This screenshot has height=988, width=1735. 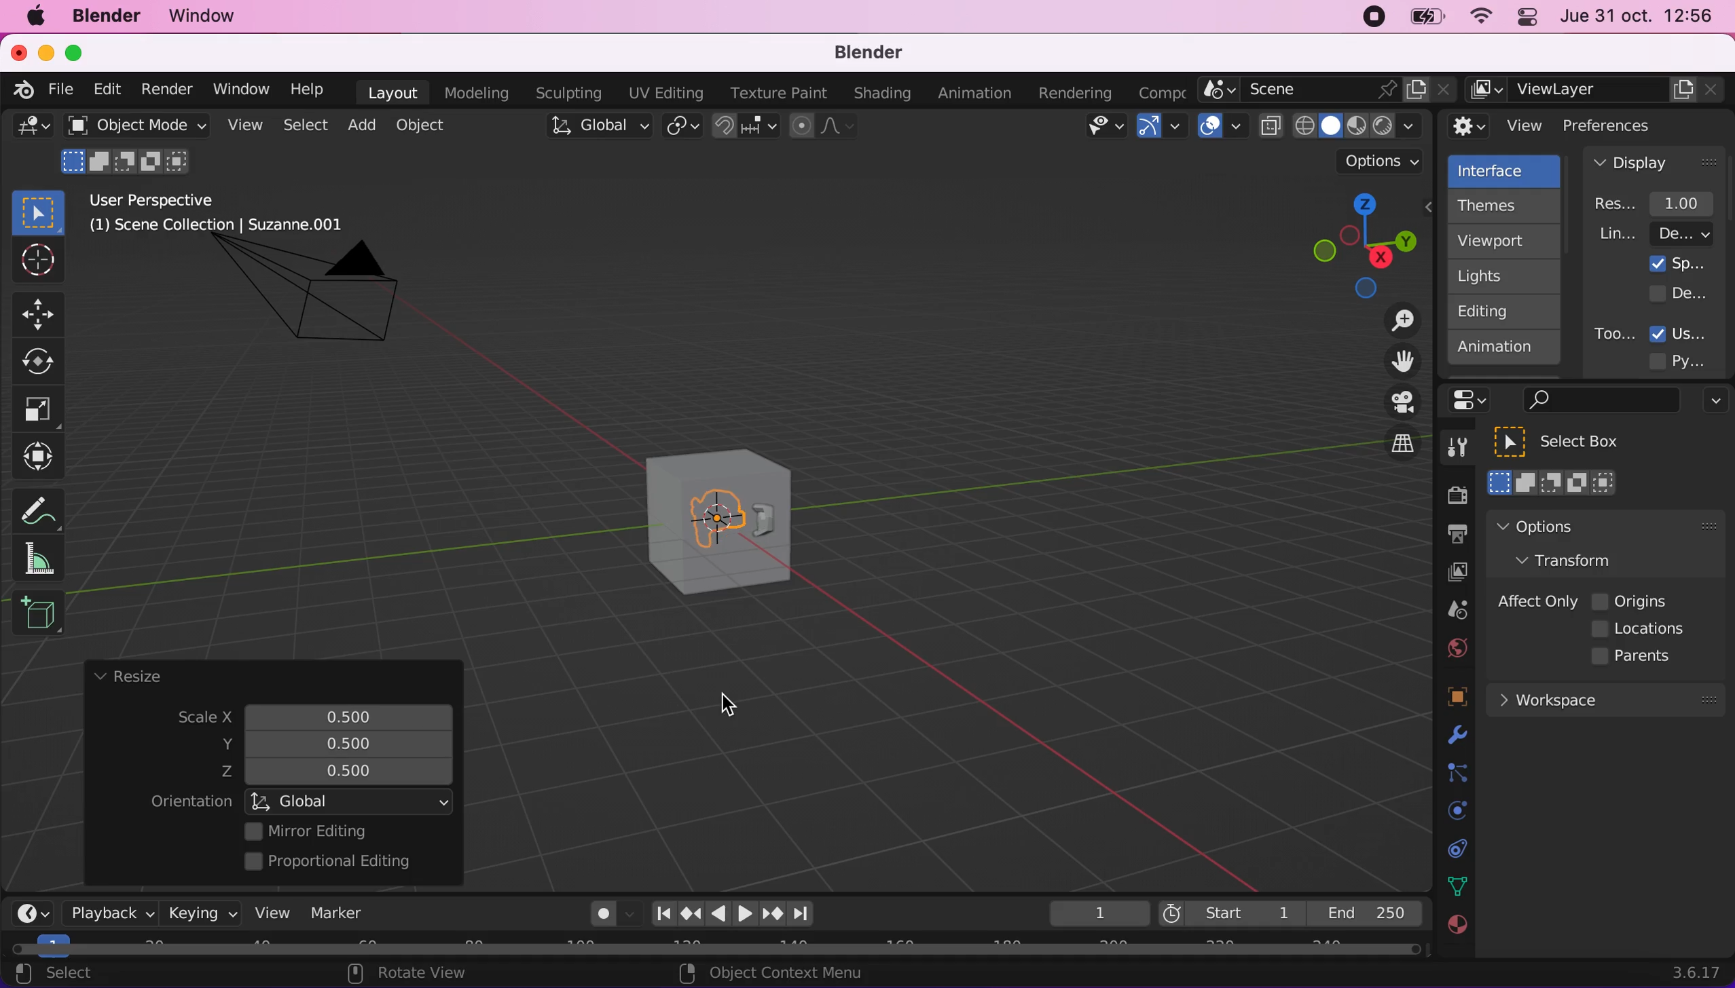 What do you see at coordinates (45, 362) in the screenshot?
I see `` at bounding box center [45, 362].